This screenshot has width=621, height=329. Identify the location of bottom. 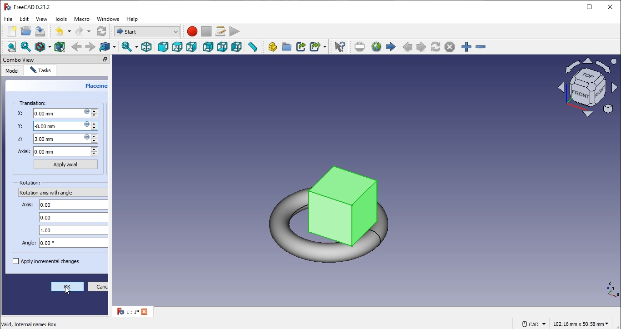
(221, 47).